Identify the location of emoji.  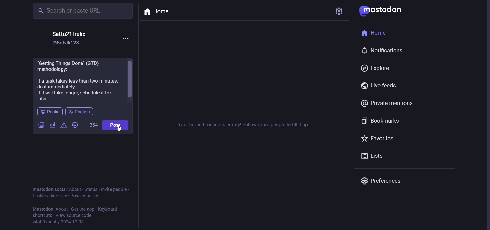
(75, 125).